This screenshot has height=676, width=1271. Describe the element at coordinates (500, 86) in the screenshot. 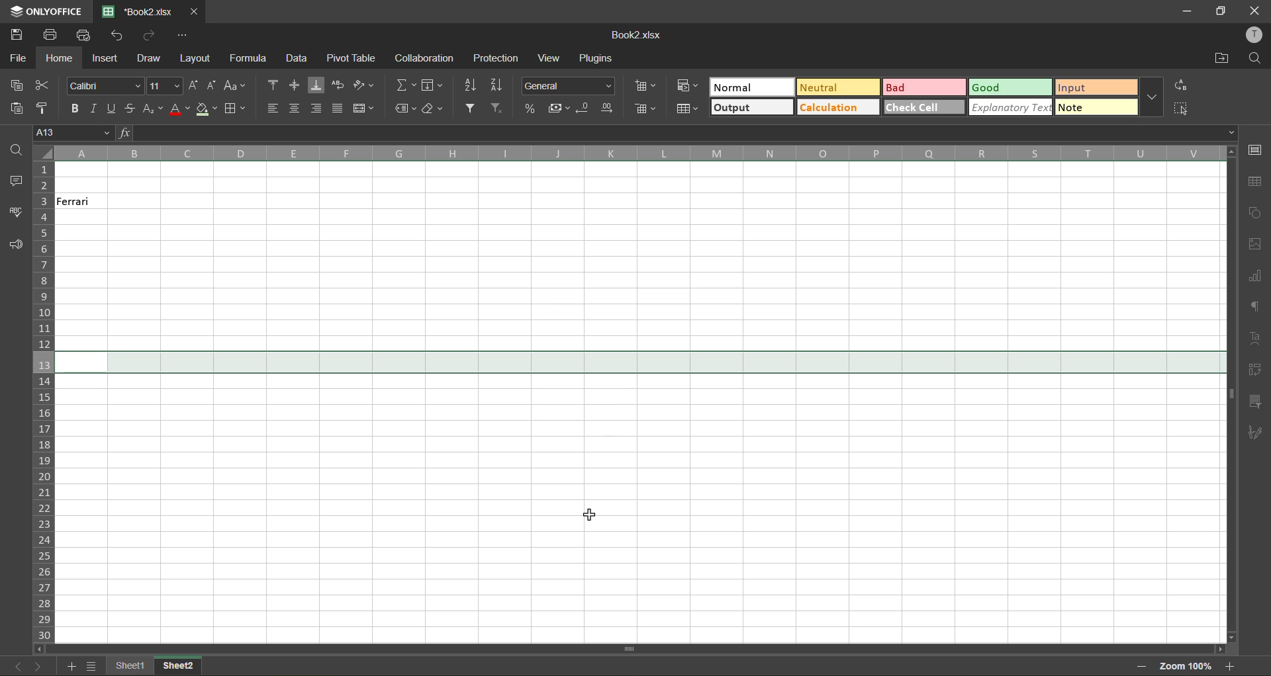

I see `sort descending` at that location.